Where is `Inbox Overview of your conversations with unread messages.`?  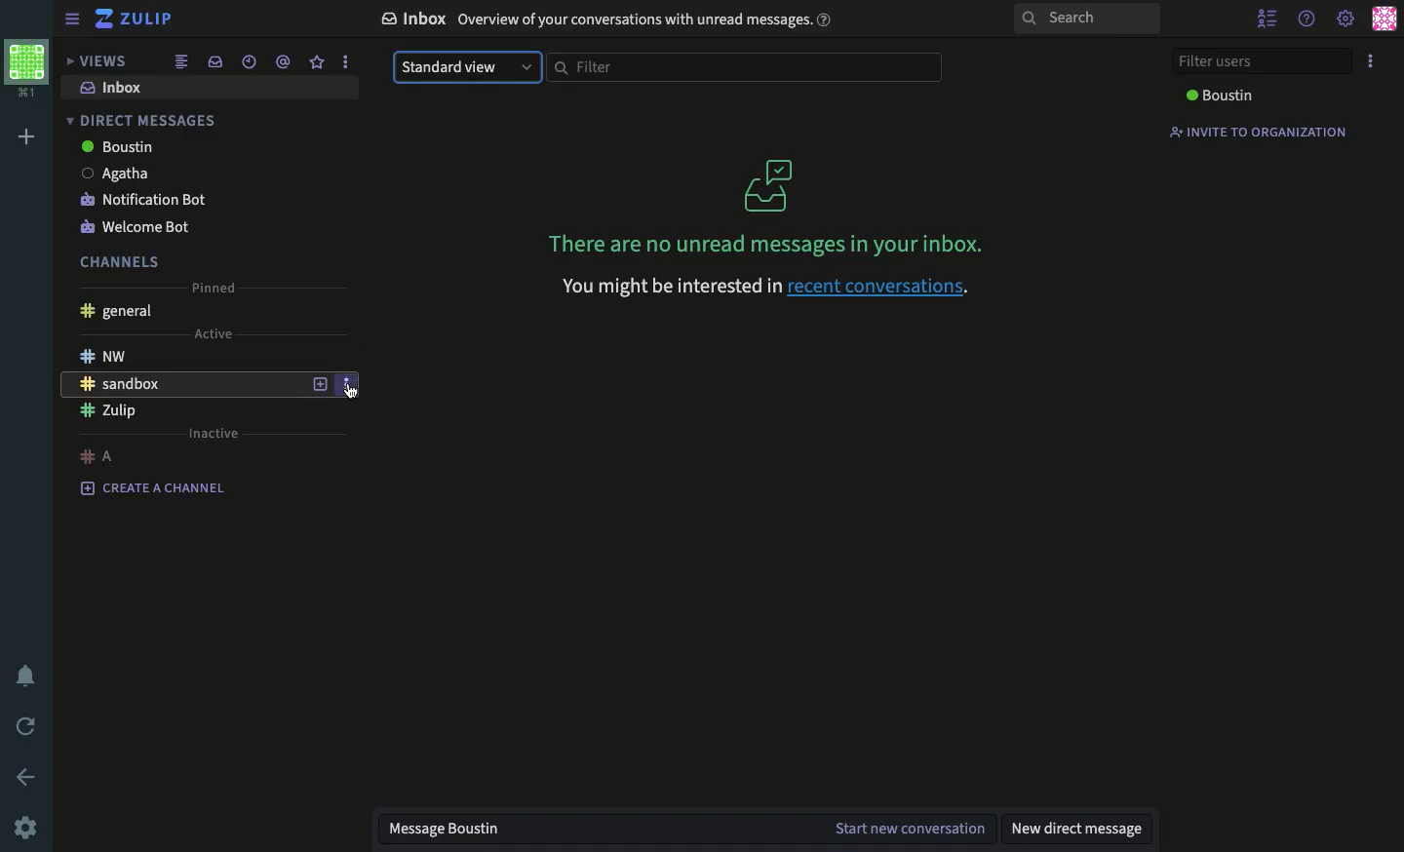 Inbox Overview of your conversations with unread messages. is located at coordinates (610, 21).